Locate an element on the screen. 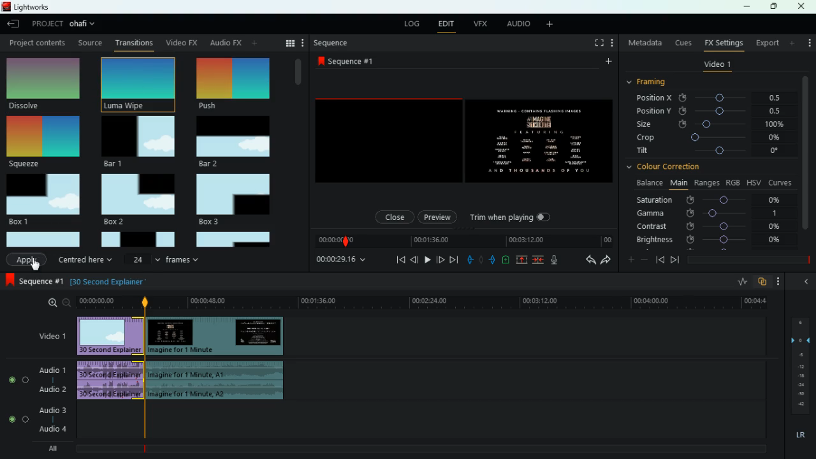 The height and width of the screenshot is (459, 816). more is located at coordinates (793, 43).